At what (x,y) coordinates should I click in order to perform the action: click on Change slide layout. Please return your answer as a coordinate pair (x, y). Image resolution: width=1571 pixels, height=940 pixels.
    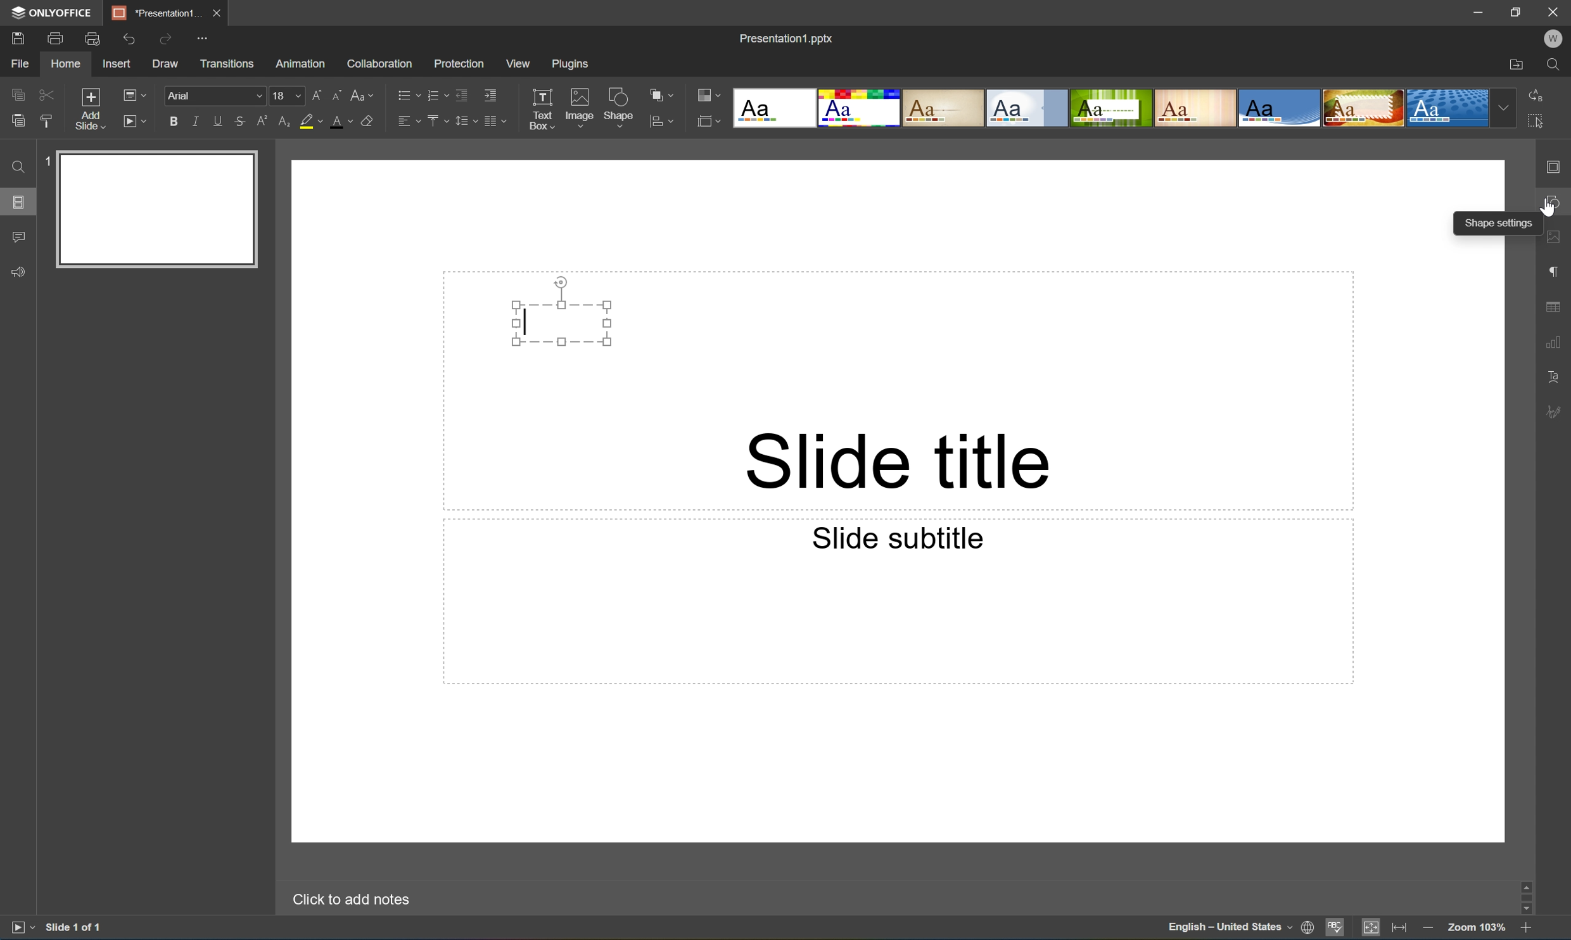
    Looking at the image, I should click on (132, 93).